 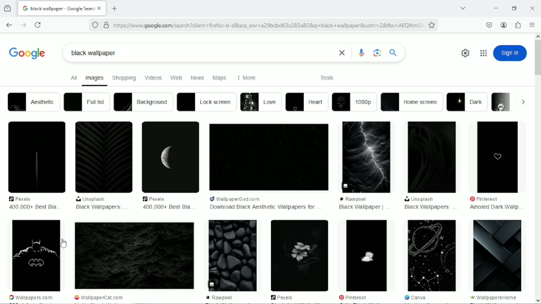 I want to click on images, so click(x=95, y=79).